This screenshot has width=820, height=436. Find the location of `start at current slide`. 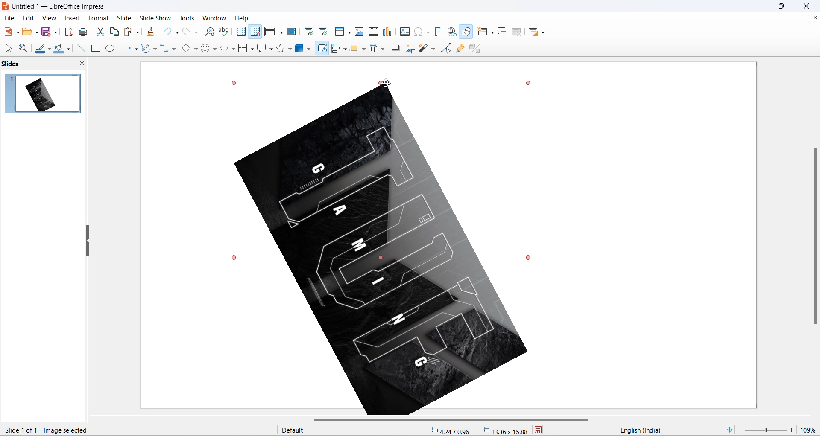

start at current slide is located at coordinates (324, 31).